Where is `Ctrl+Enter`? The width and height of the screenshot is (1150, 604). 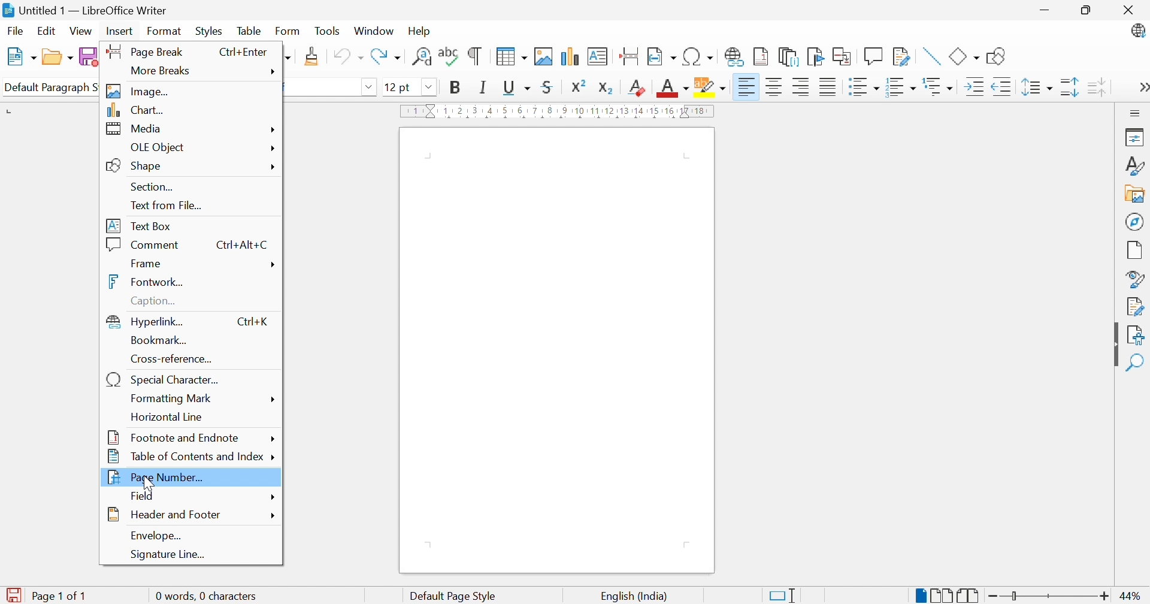 Ctrl+Enter is located at coordinates (241, 53).